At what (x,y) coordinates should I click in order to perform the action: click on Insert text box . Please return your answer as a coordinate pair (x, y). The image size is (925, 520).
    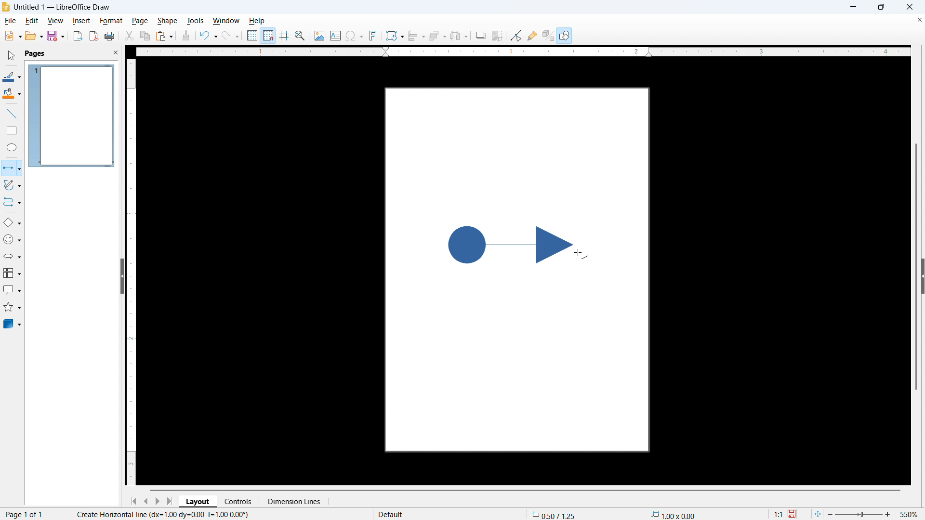
    Looking at the image, I should click on (336, 35).